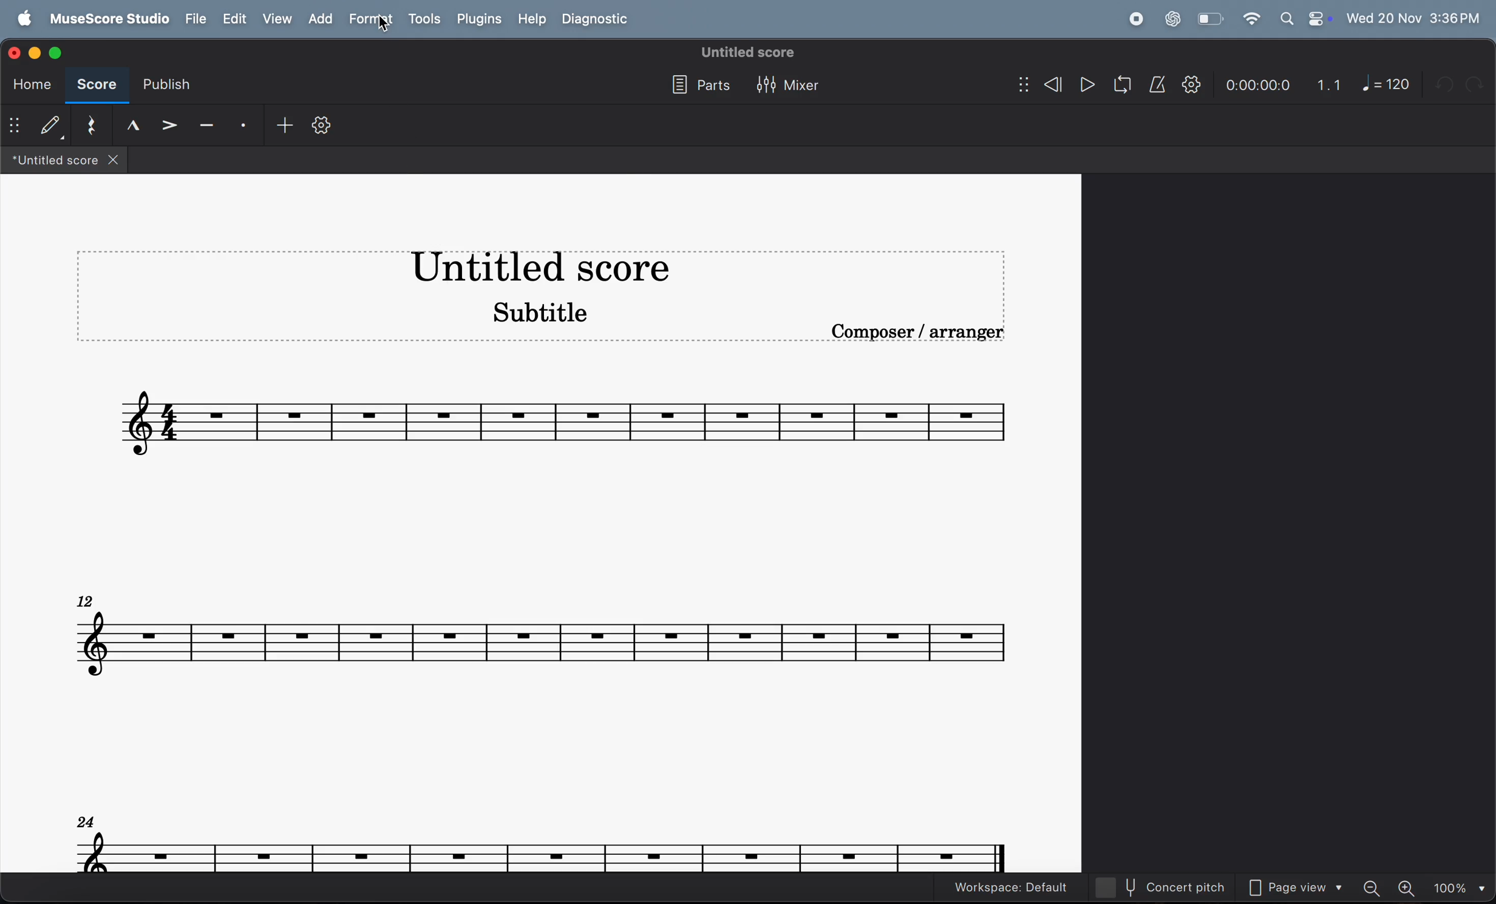 Image resolution: width=1496 pixels, height=904 pixels. What do you see at coordinates (567, 418) in the screenshot?
I see `notes` at bounding box center [567, 418].